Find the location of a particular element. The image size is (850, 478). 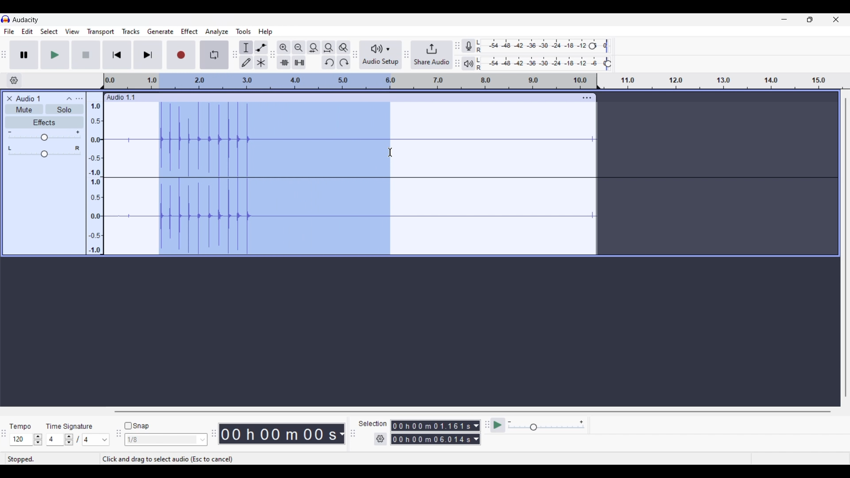

Edit menu is located at coordinates (27, 31).